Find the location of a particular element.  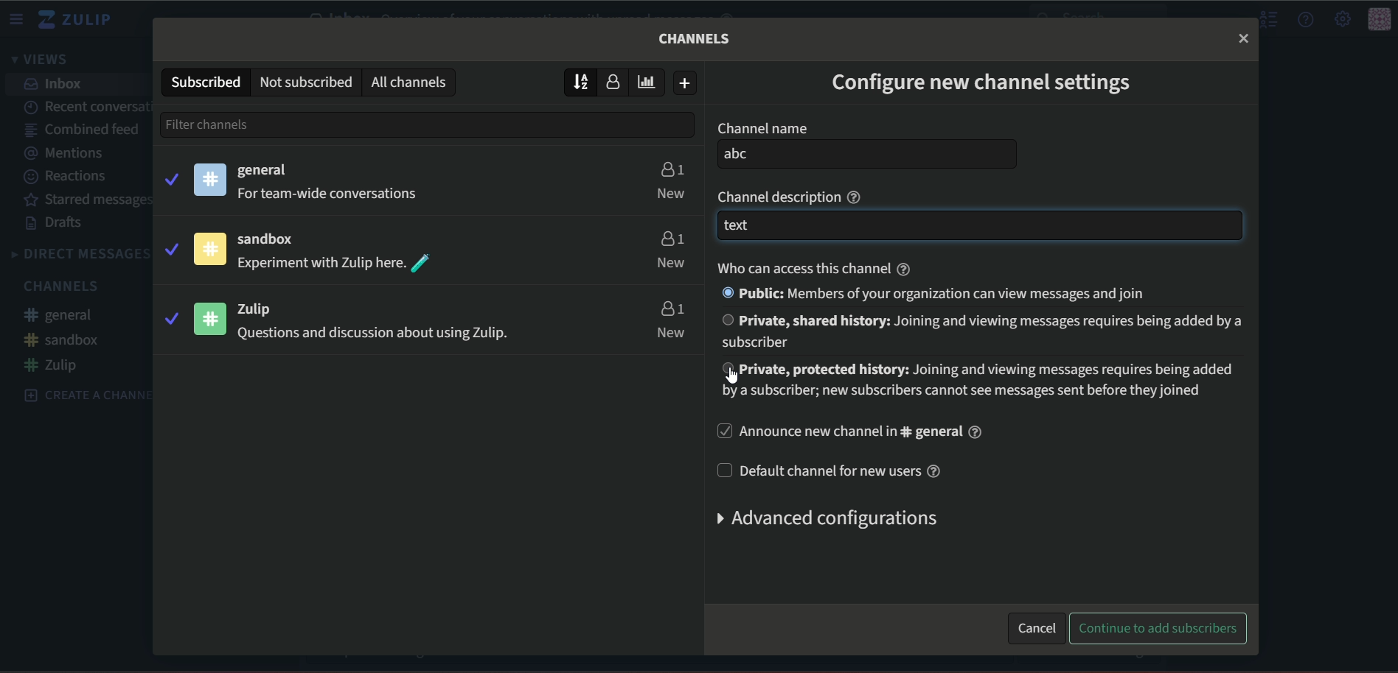

text is located at coordinates (332, 194).